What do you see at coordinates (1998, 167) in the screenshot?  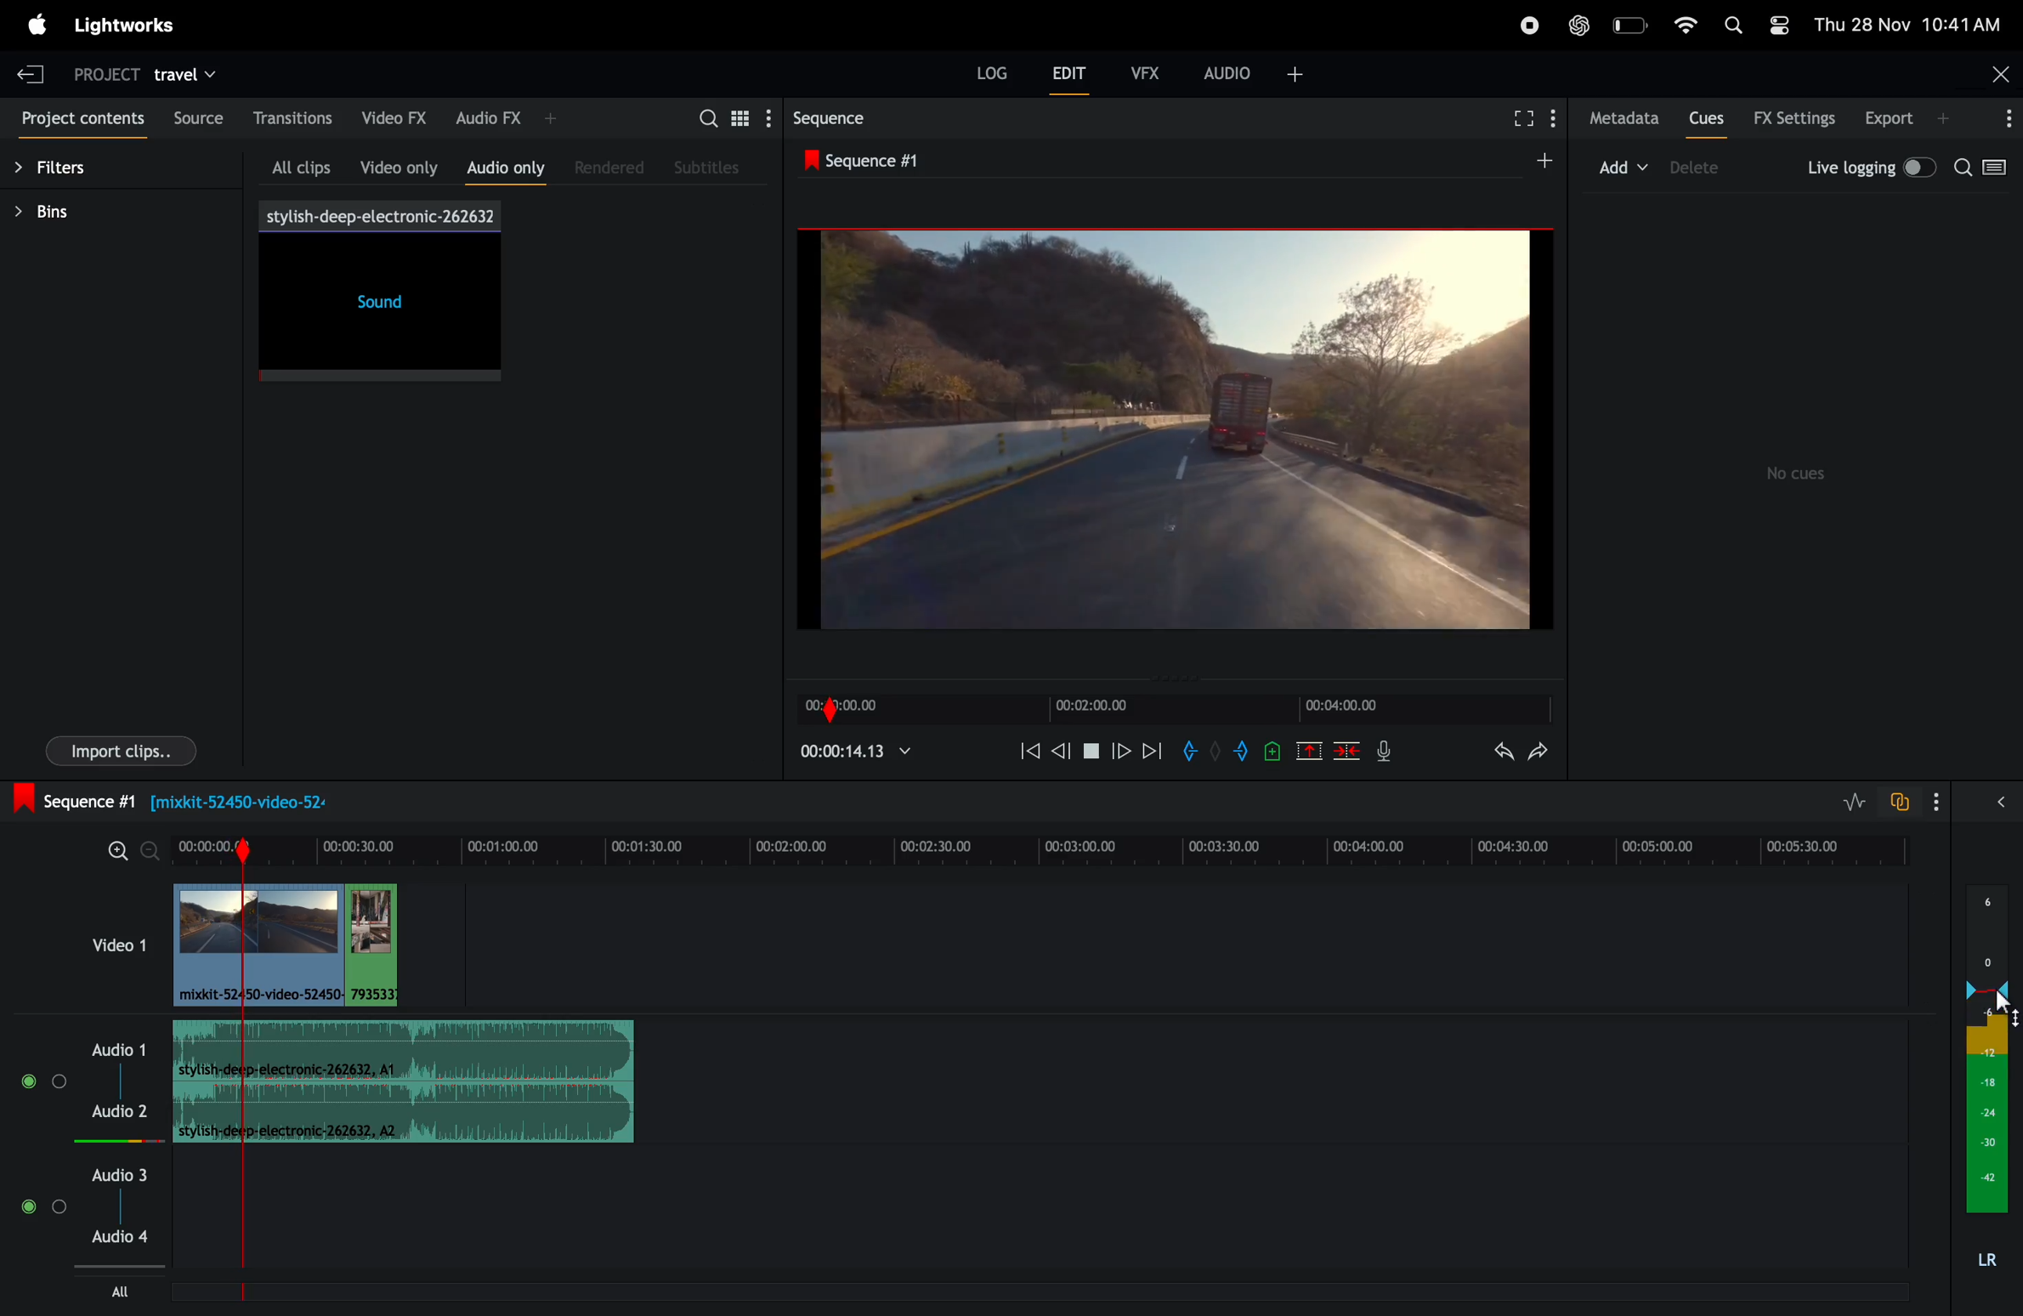 I see `toggle between log viewer` at bounding box center [1998, 167].